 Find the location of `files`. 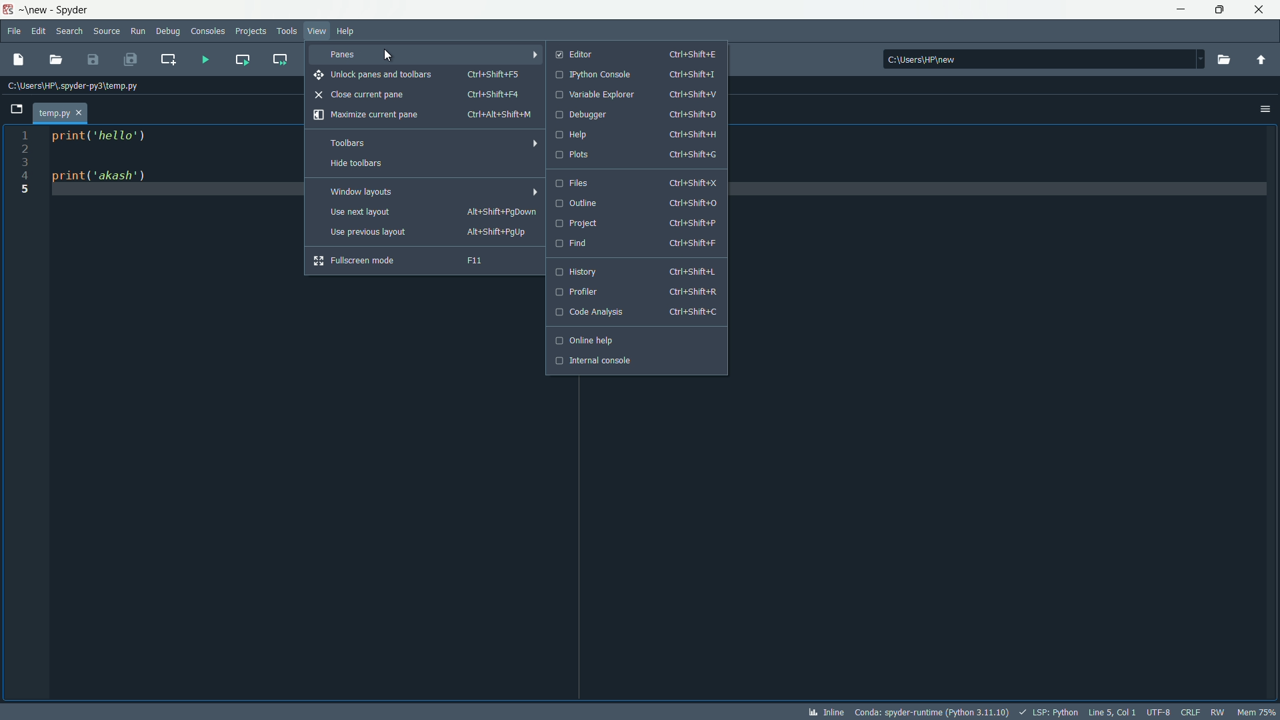

files is located at coordinates (637, 182).